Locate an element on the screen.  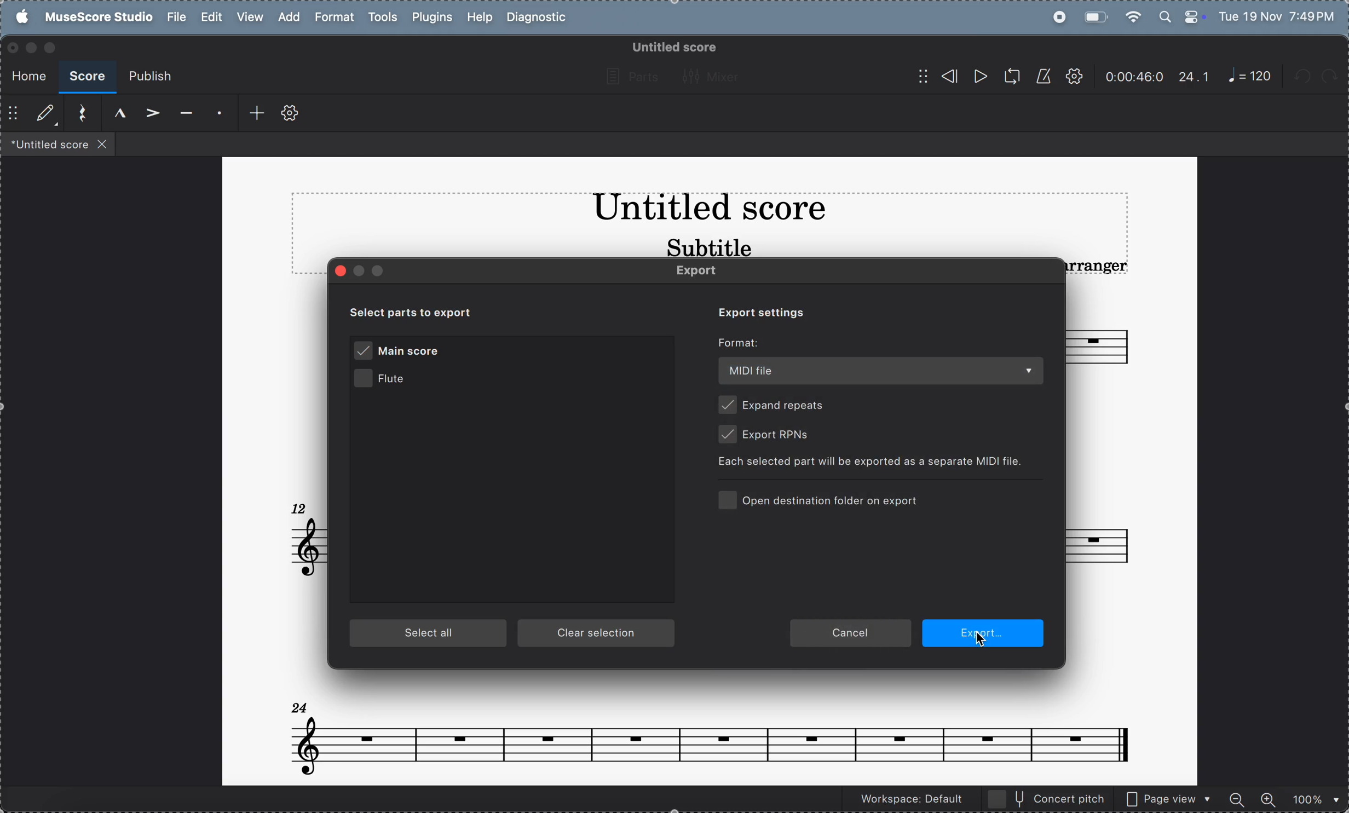
Export is located at coordinates (706, 272).